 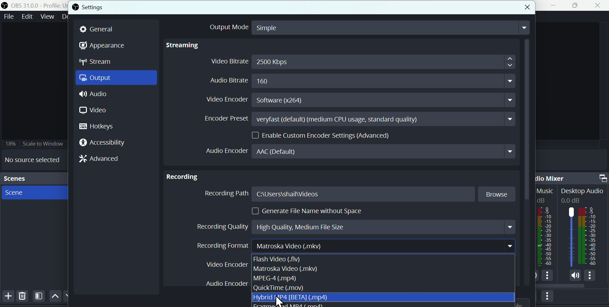 I want to click on hotkeys, so click(x=98, y=127).